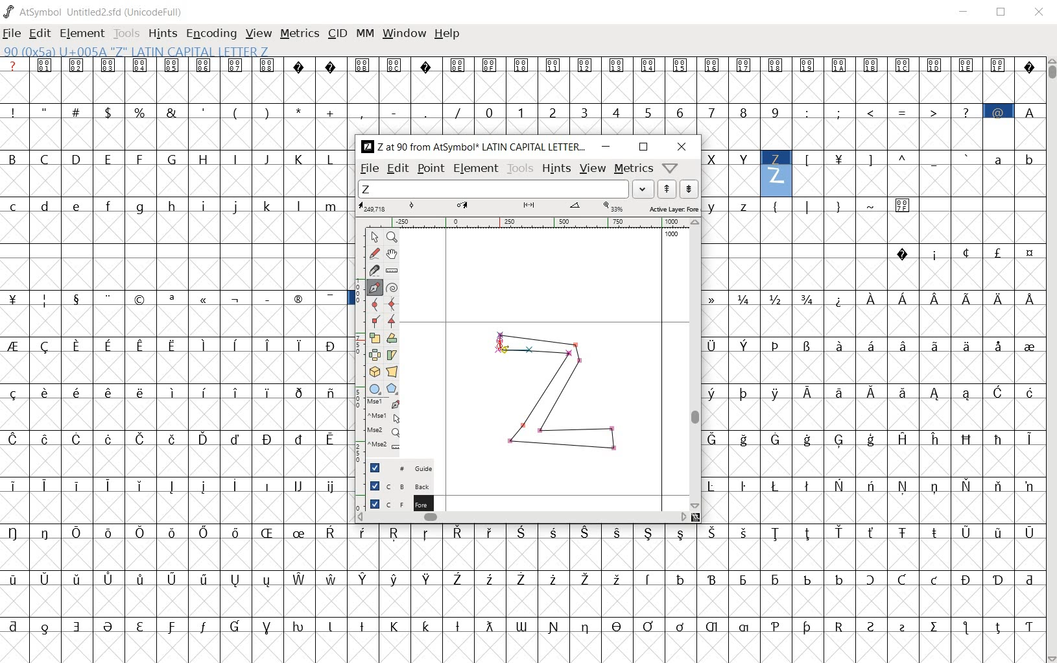 The width and height of the screenshot is (1057, 663). What do you see at coordinates (374, 287) in the screenshot?
I see `add a point, then drag out its control points` at bounding box center [374, 287].